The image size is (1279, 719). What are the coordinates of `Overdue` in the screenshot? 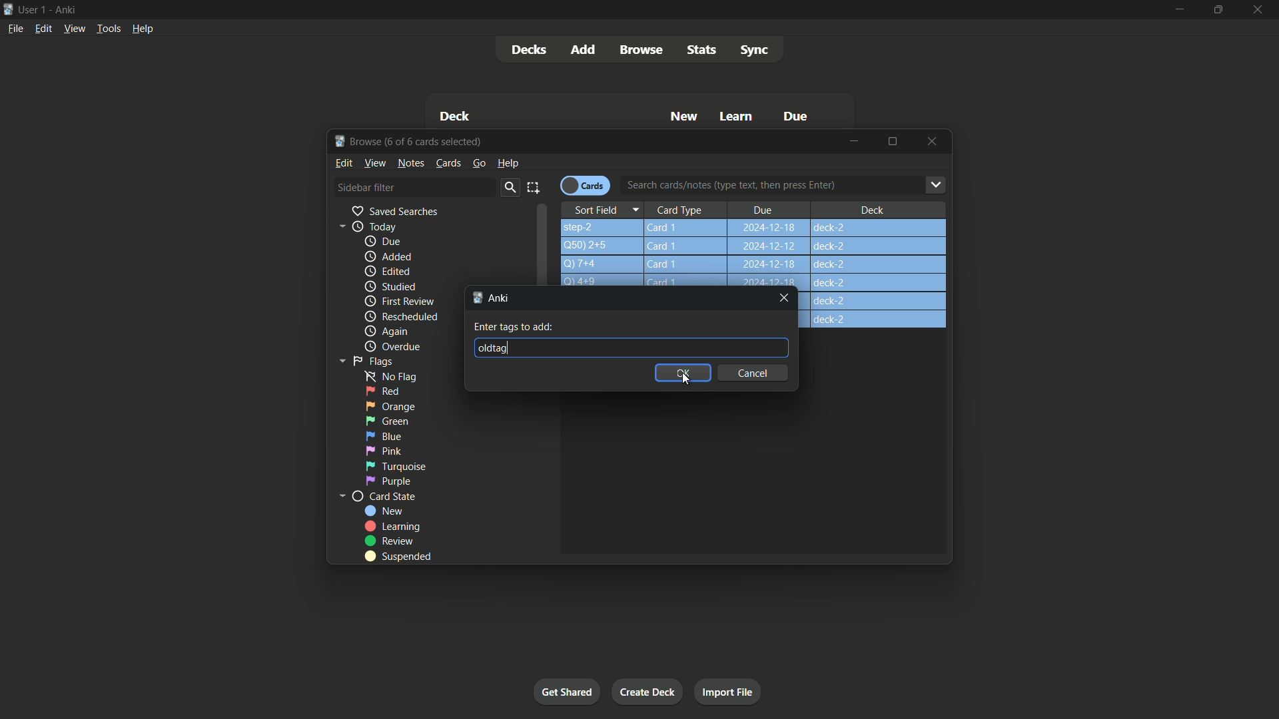 It's located at (391, 347).